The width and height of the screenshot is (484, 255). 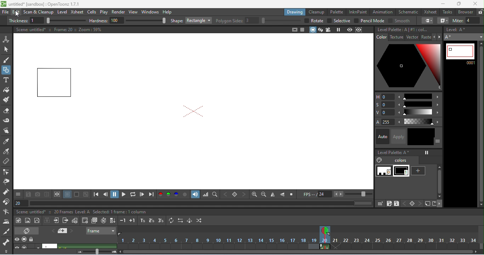 What do you see at coordinates (383, 137) in the screenshot?
I see `auto` at bounding box center [383, 137].